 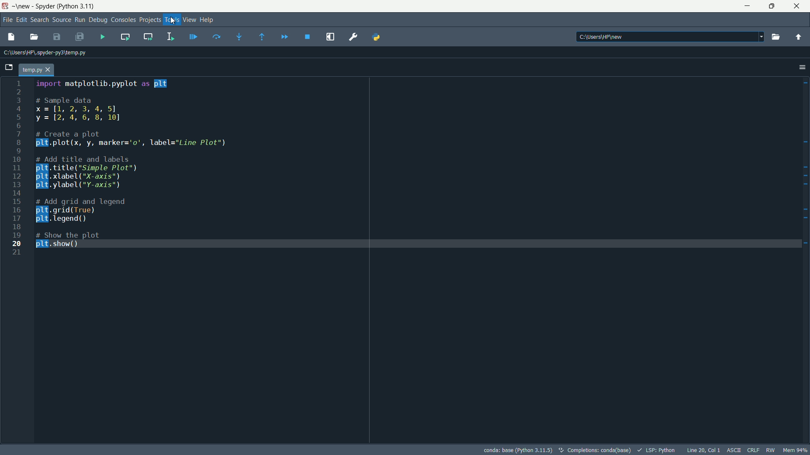 What do you see at coordinates (263, 37) in the screenshot?
I see `execute until function` at bounding box center [263, 37].